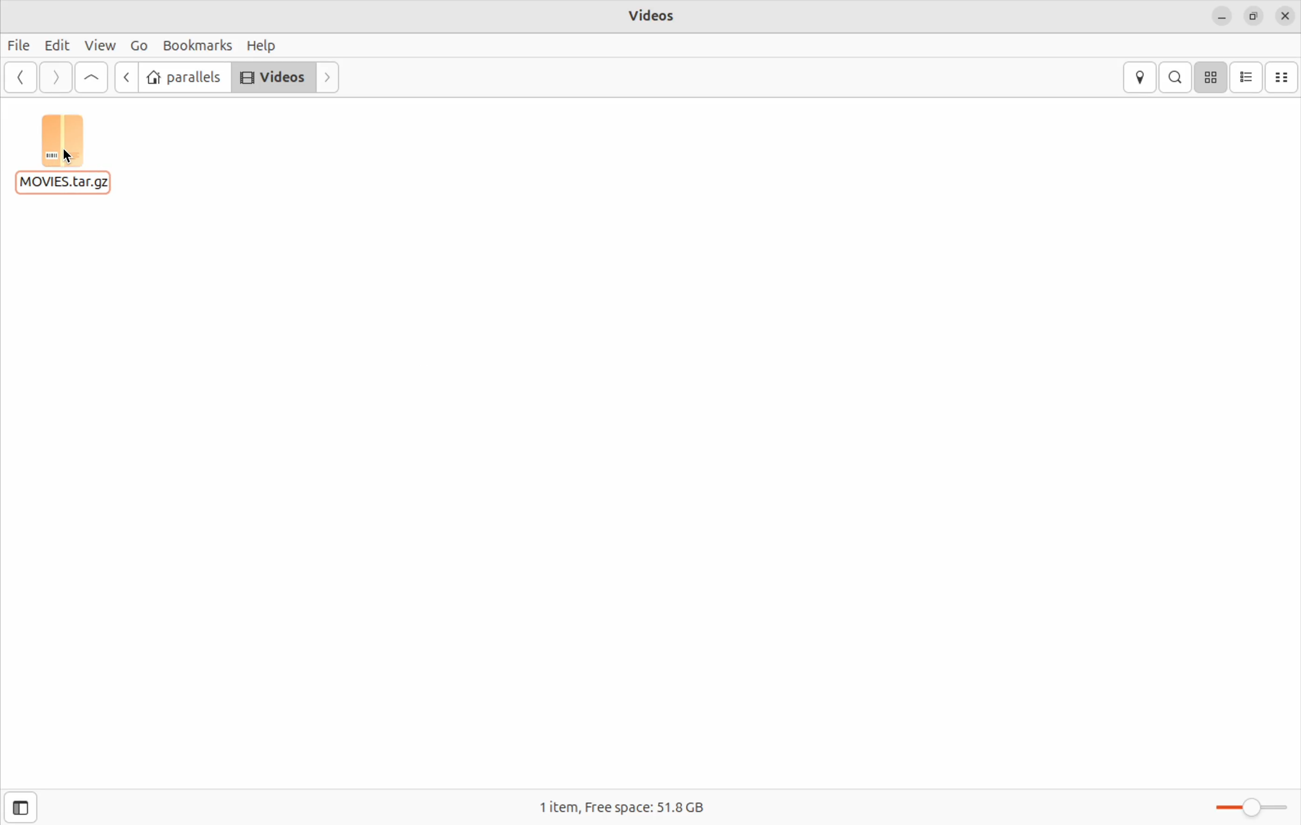 Image resolution: width=1301 pixels, height=825 pixels. What do you see at coordinates (1287, 15) in the screenshot?
I see `close` at bounding box center [1287, 15].